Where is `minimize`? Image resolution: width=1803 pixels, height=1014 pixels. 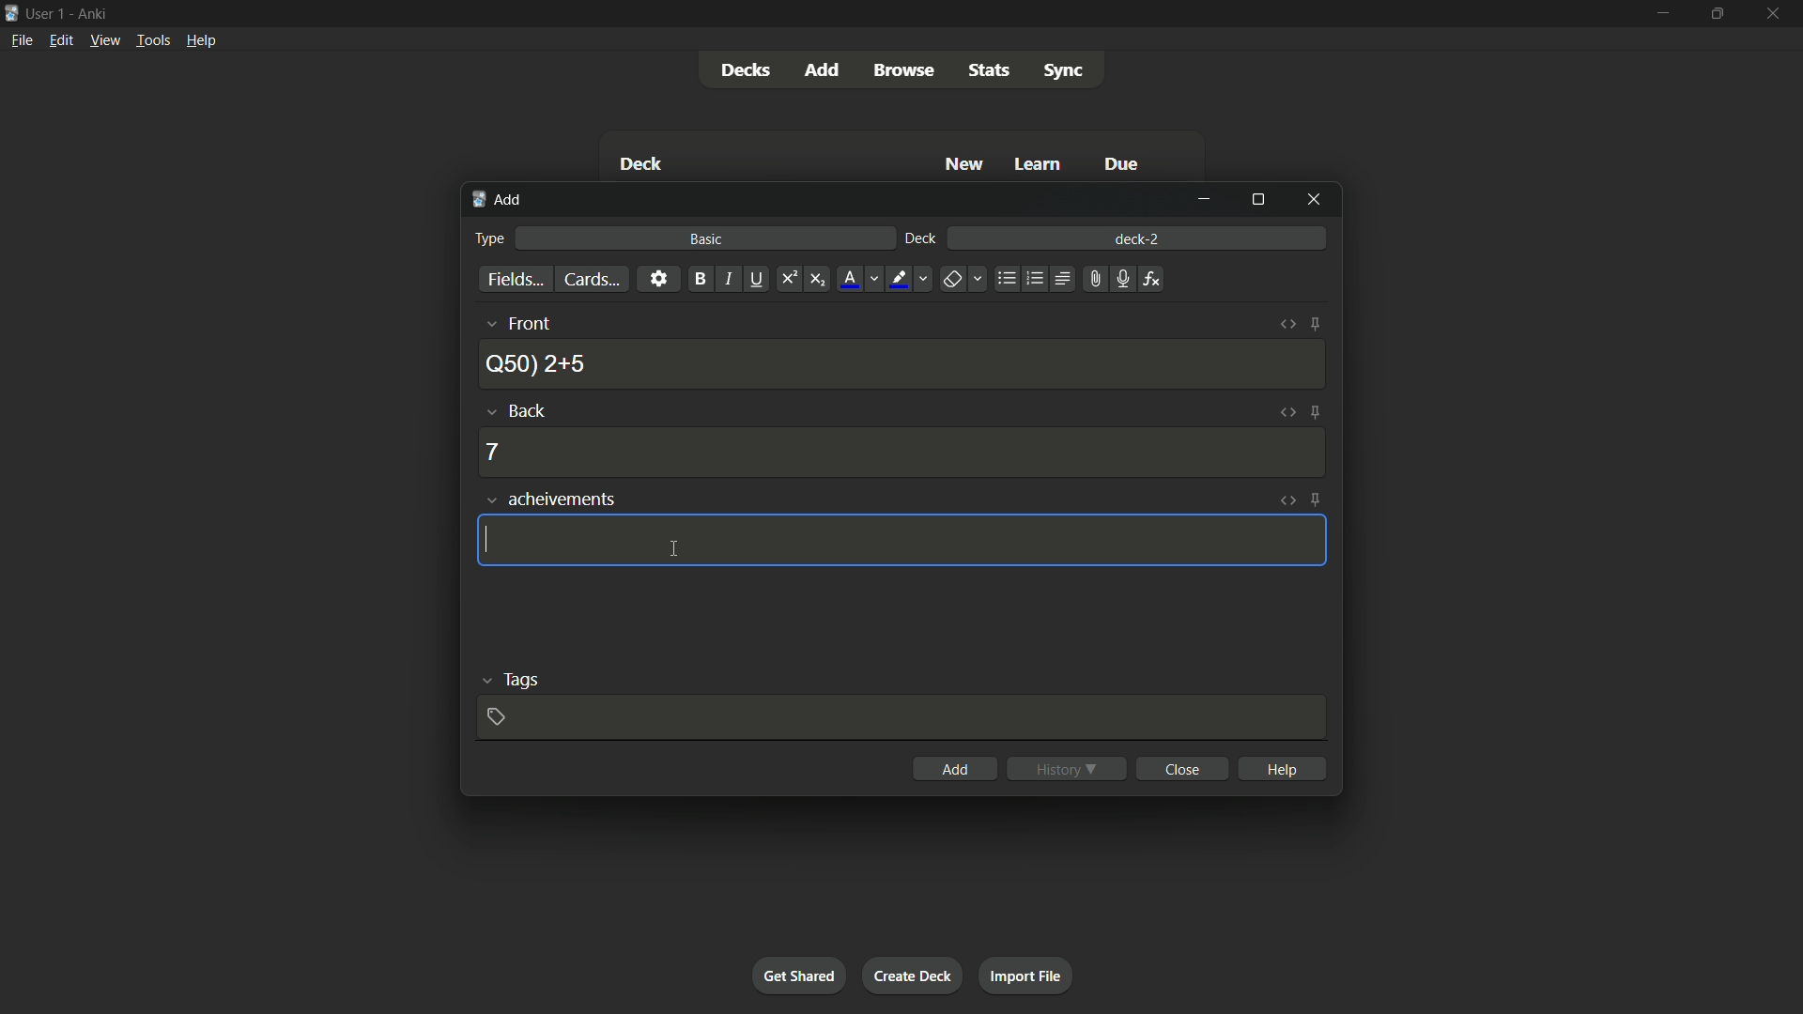
minimize is located at coordinates (1204, 200).